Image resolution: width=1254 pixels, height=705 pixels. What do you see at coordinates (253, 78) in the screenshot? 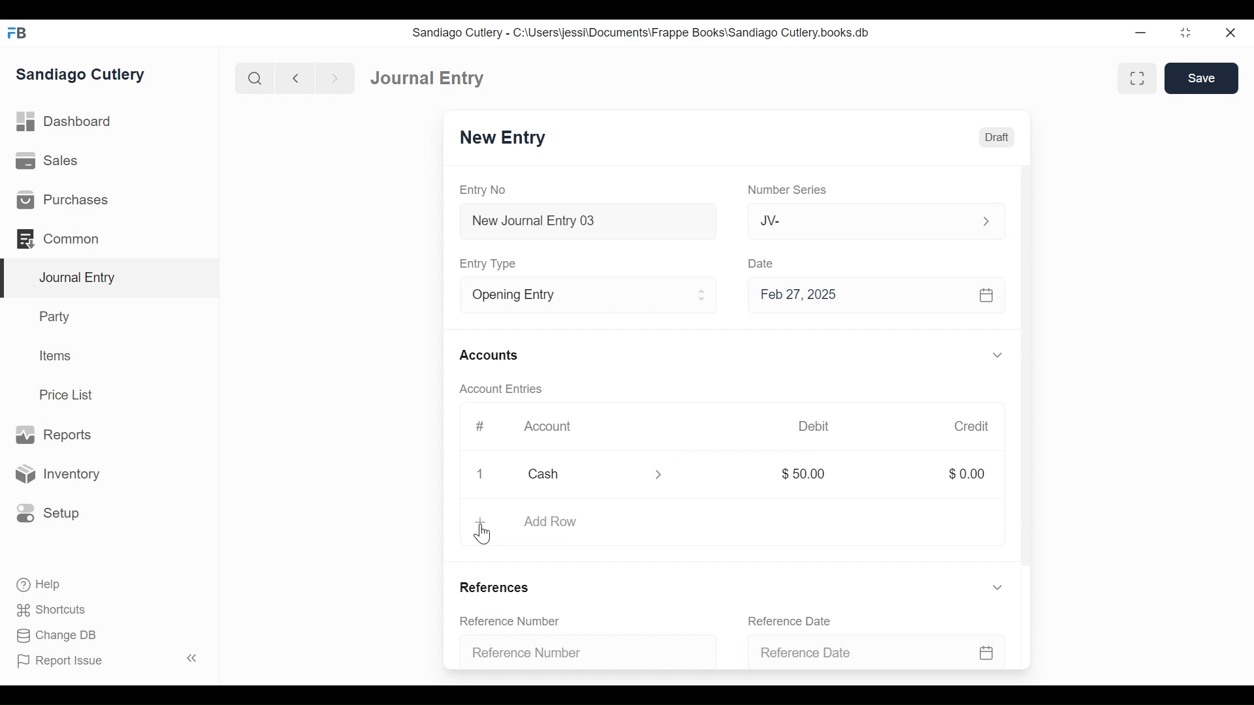
I see `Search` at bounding box center [253, 78].